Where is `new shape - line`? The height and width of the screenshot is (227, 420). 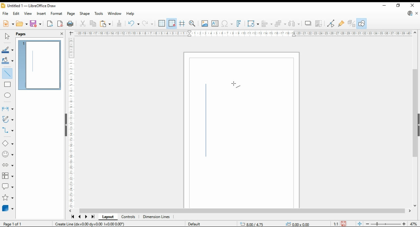 new shape - line is located at coordinates (207, 122).